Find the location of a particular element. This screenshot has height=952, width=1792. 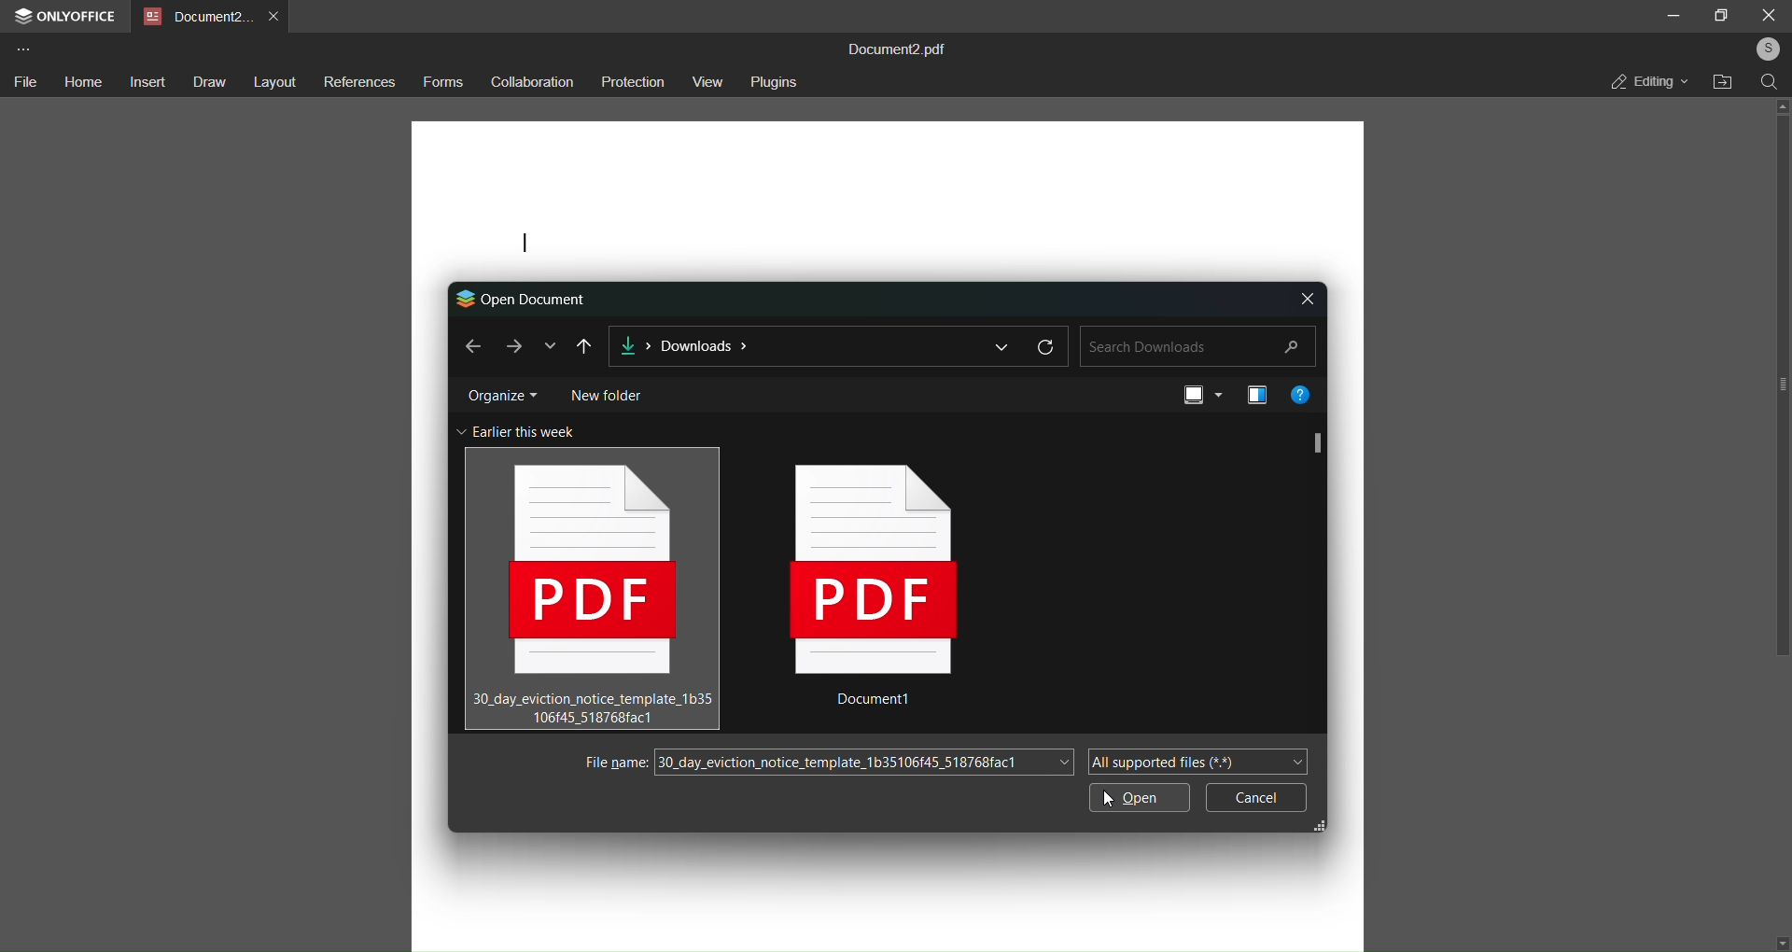

collaboration is located at coordinates (530, 83).